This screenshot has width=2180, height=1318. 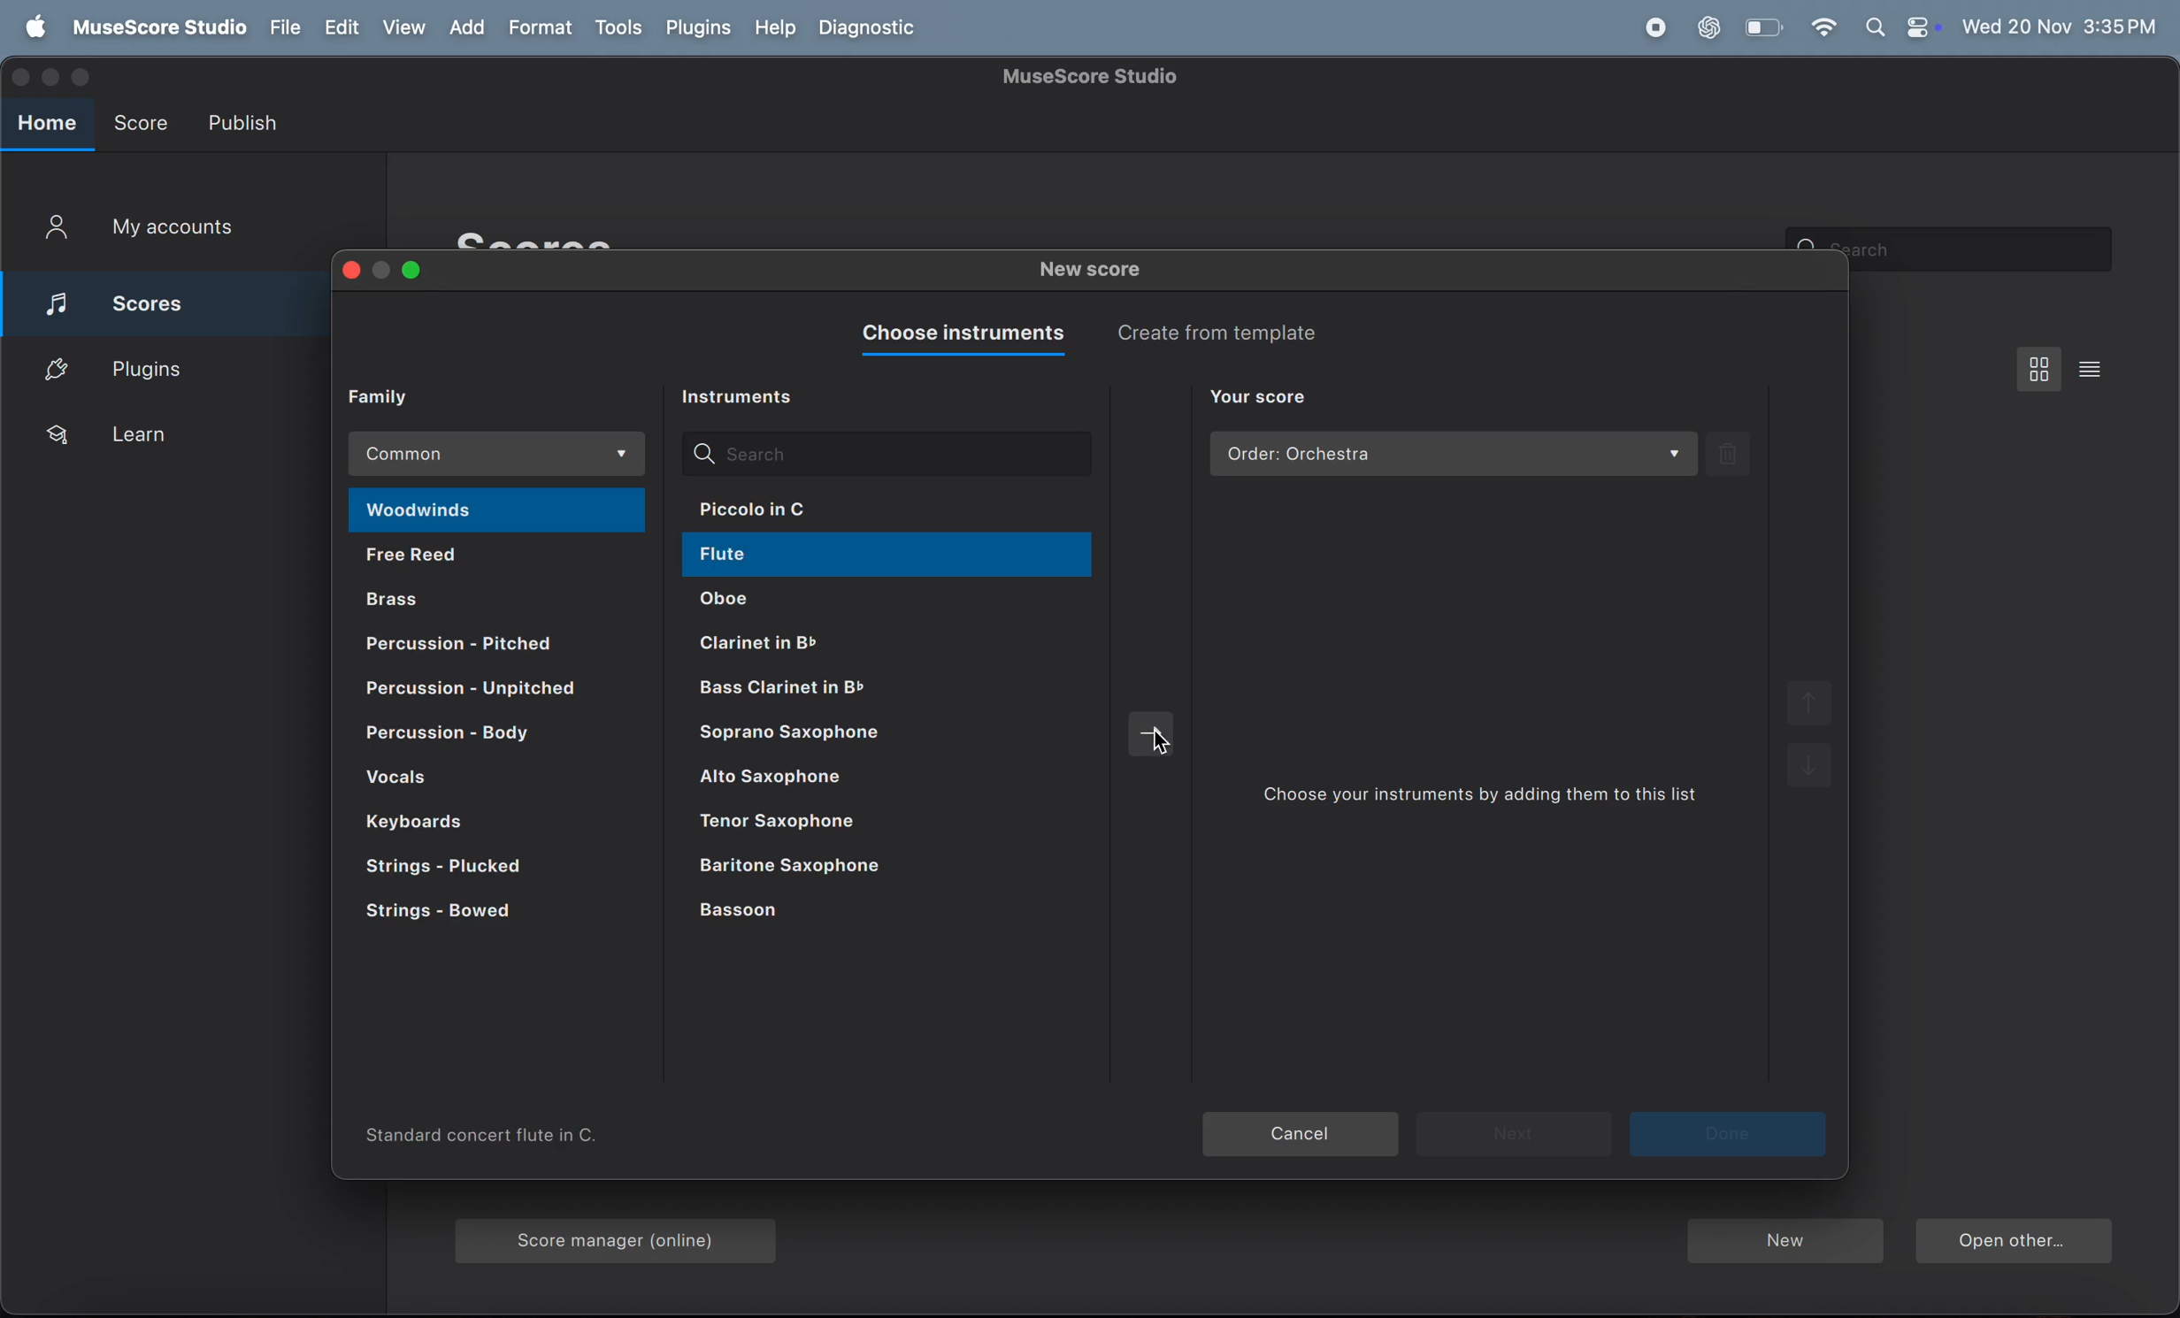 I want to click on My account, so click(x=141, y=230).